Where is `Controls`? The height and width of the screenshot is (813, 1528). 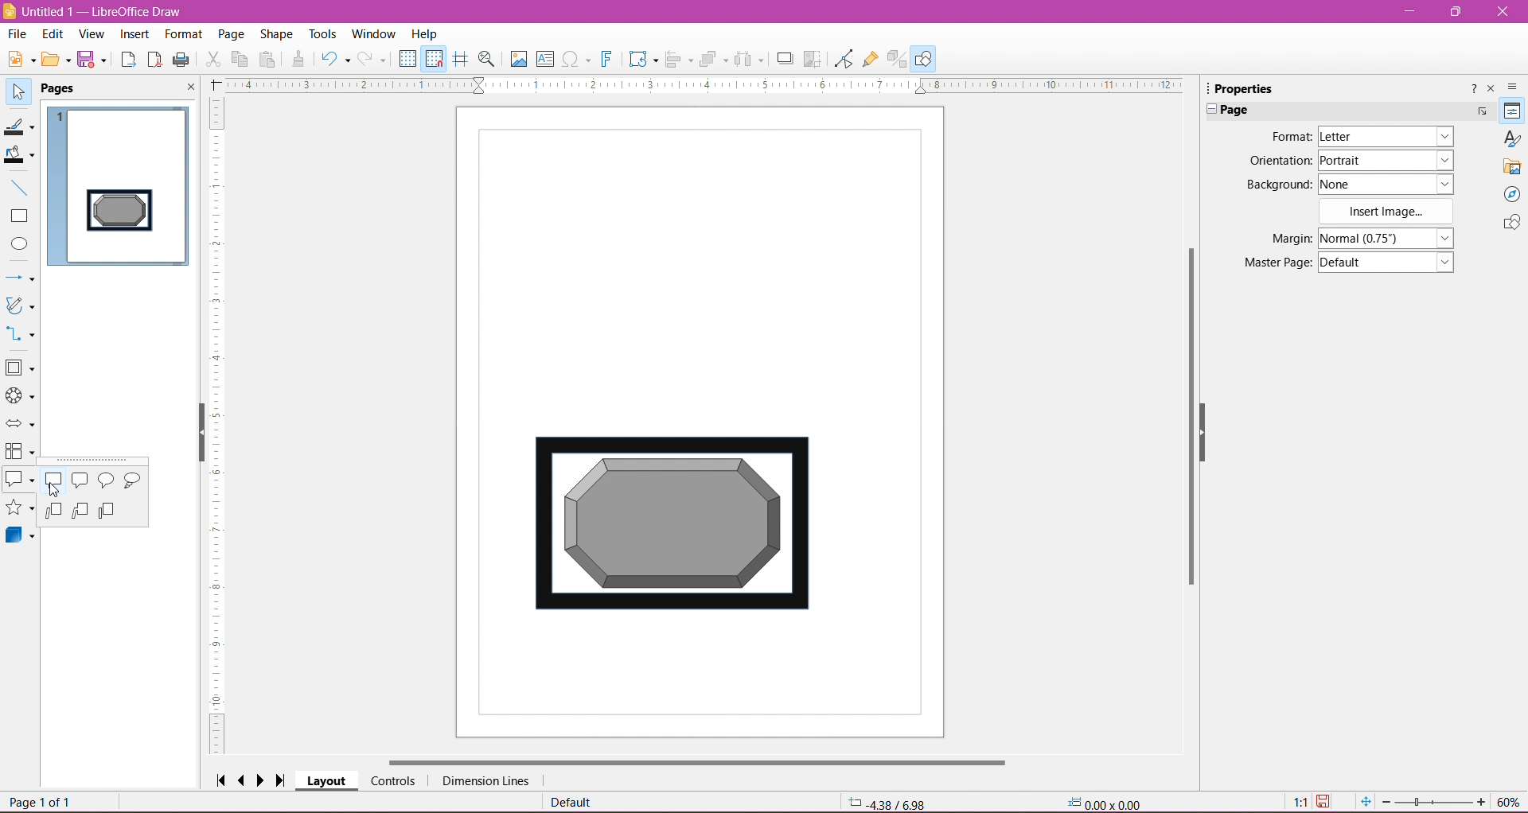 Controls is located at coordinates (393, 780).